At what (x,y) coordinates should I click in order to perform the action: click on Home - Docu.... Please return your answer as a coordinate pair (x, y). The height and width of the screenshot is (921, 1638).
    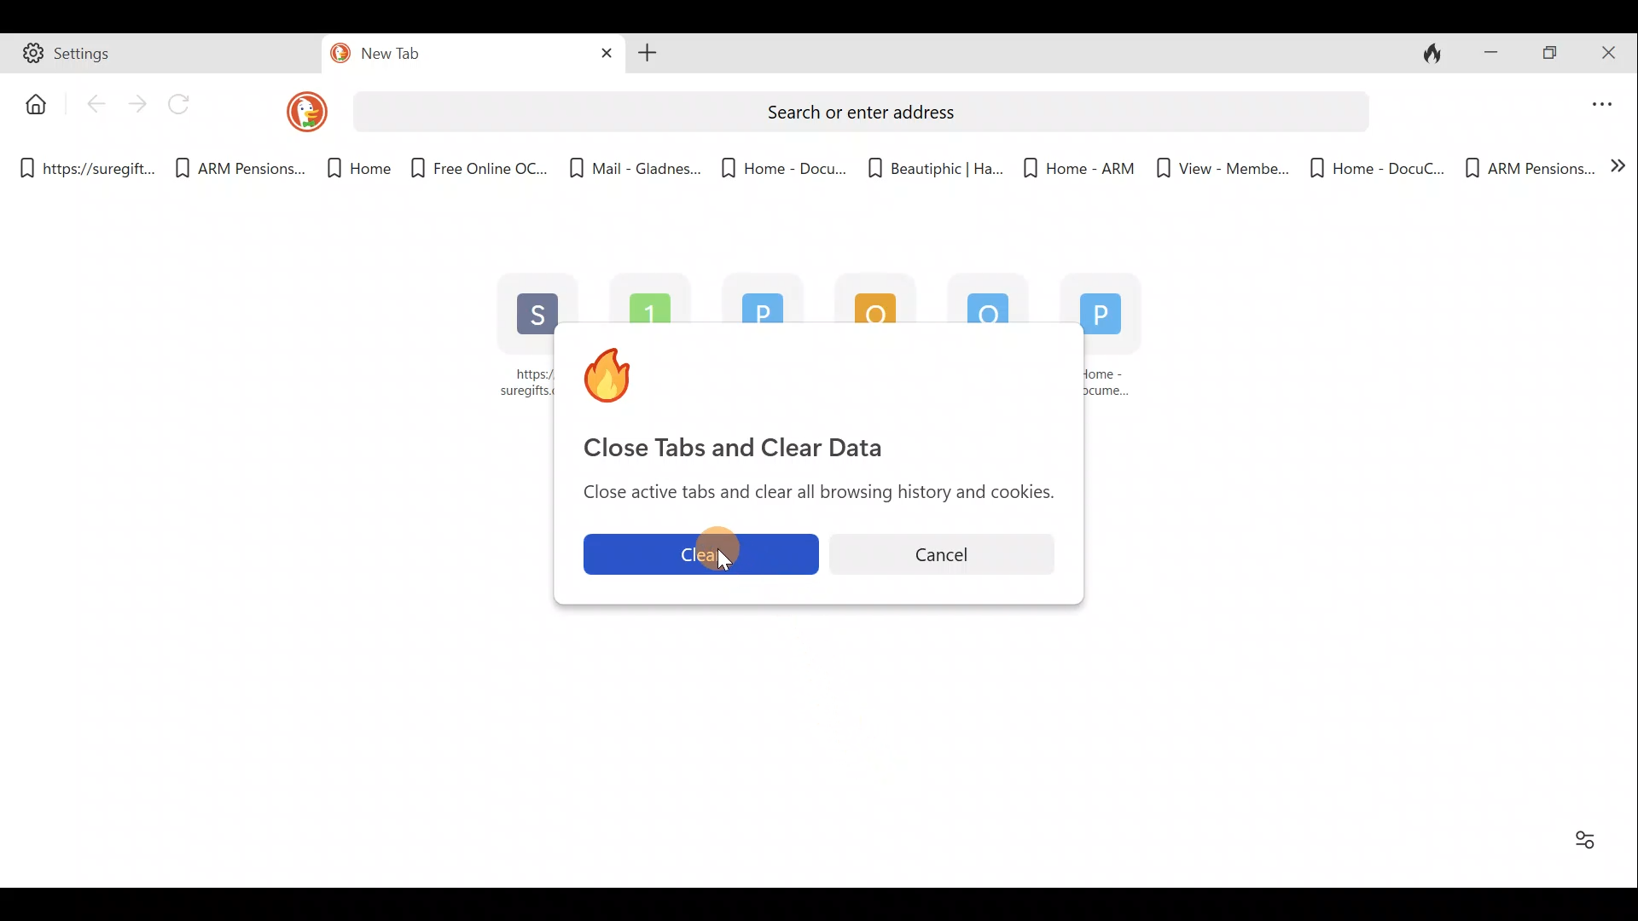
    Looking at the image, I should click on (782, 163).